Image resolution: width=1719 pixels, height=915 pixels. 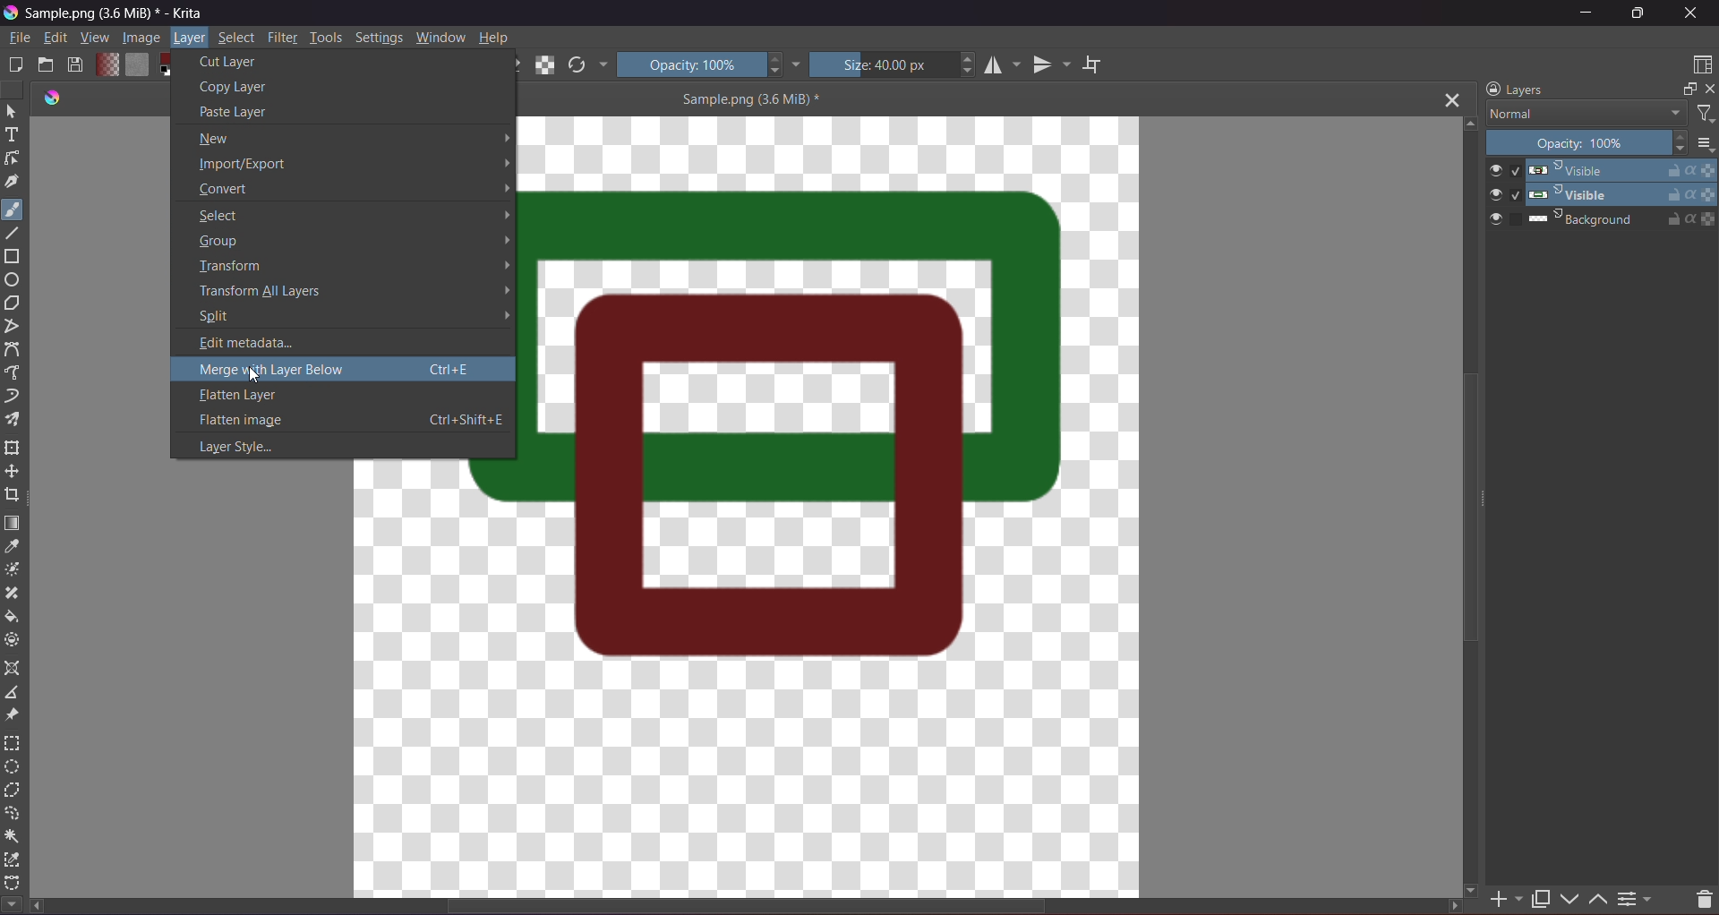 What do you see at coordinates (351, 217) in the screenshot?
I see `Select` at bounding box center [351, 217].